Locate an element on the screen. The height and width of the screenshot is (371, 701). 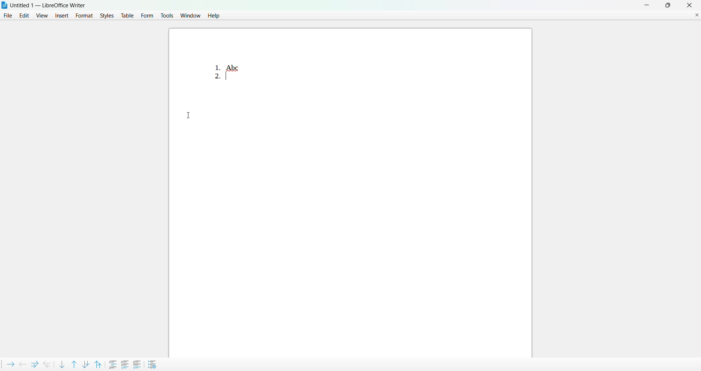
demote outline level is located at coordinates (9, 363).